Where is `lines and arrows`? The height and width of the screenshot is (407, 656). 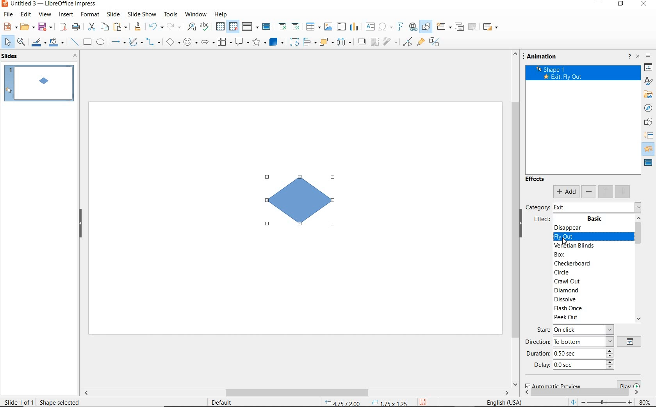 lines and arrows is located at coordinates (118, 42).